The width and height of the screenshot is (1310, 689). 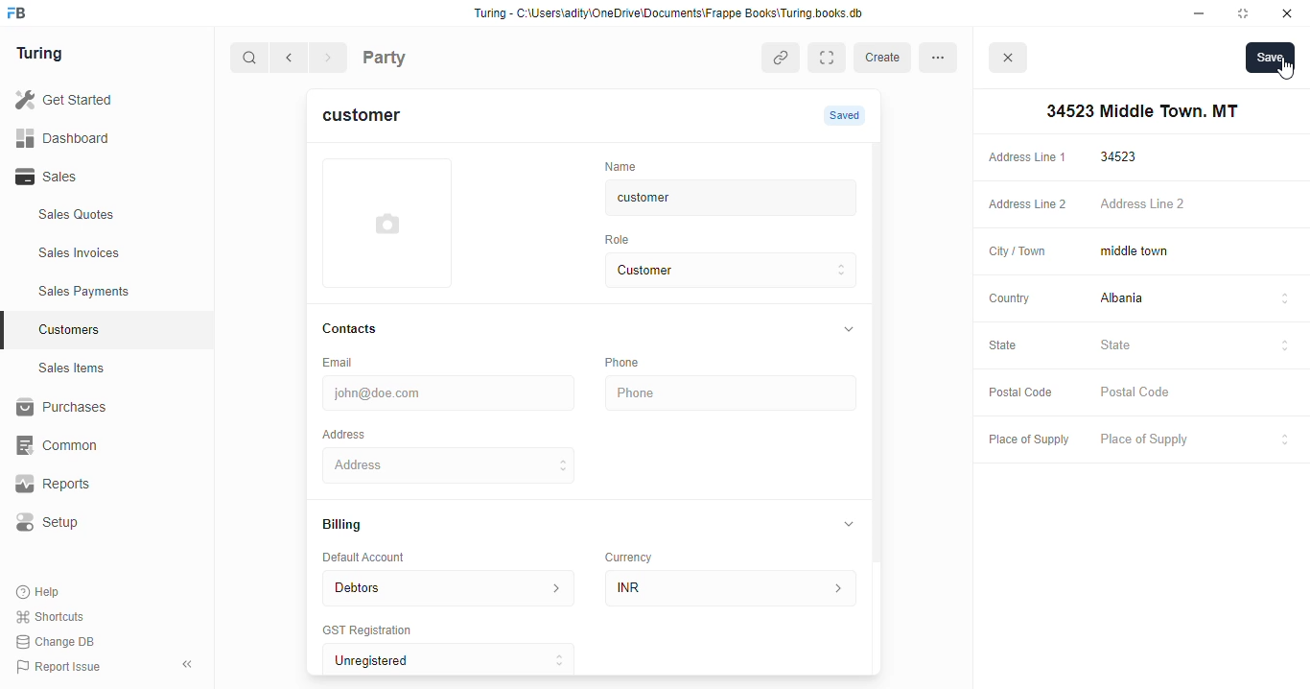 What do you see at coordinates (250, 59) in the screenshot?
I see `search` at bounding box center [250, 59].